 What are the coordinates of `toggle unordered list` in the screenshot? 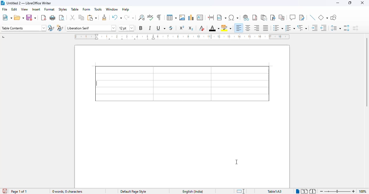 It's located at (278, 28).